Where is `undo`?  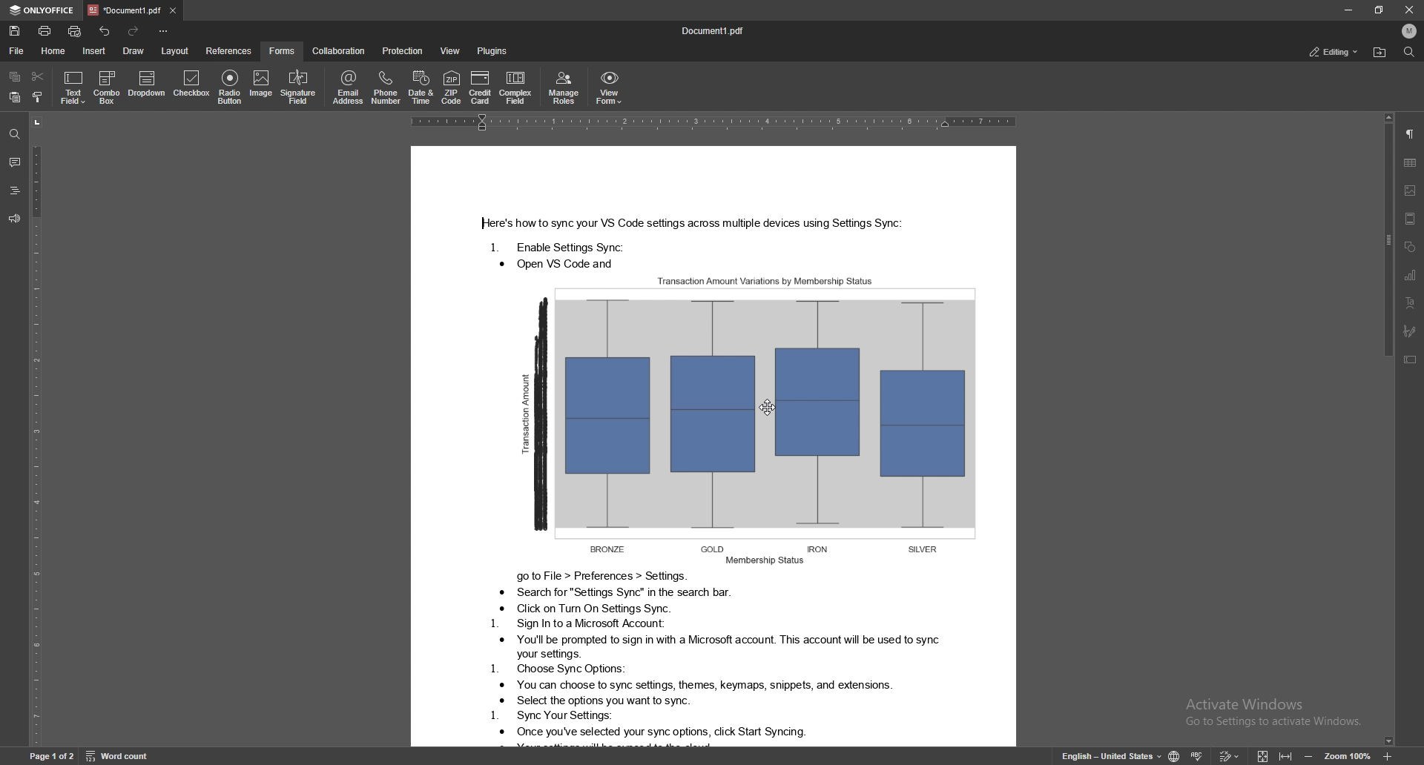 undo is located at coordinates (106, 31).